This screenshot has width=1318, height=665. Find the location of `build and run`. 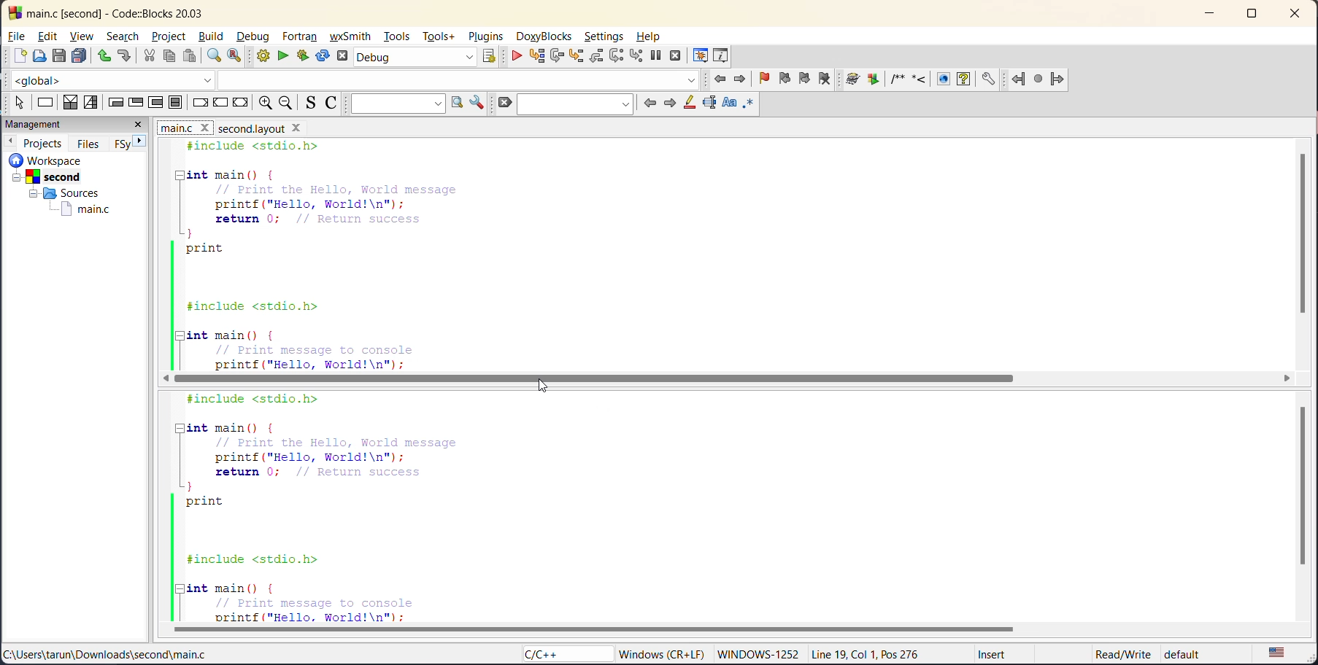

build and run is located at coordinates (304, 54).